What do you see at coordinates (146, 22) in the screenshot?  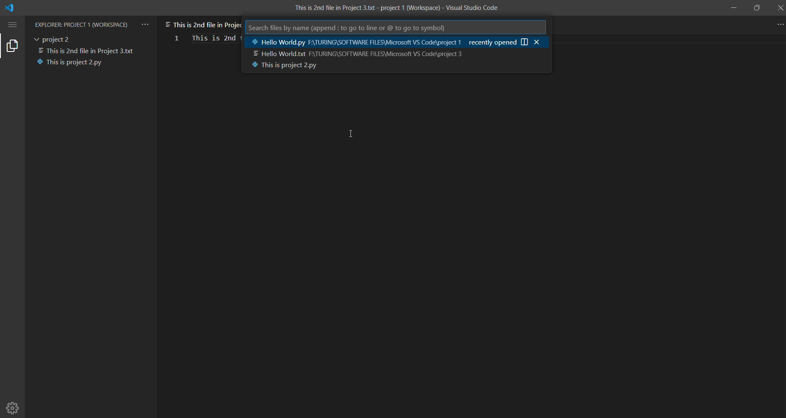 I see `views and more actions` at bounding box center [146, 22].